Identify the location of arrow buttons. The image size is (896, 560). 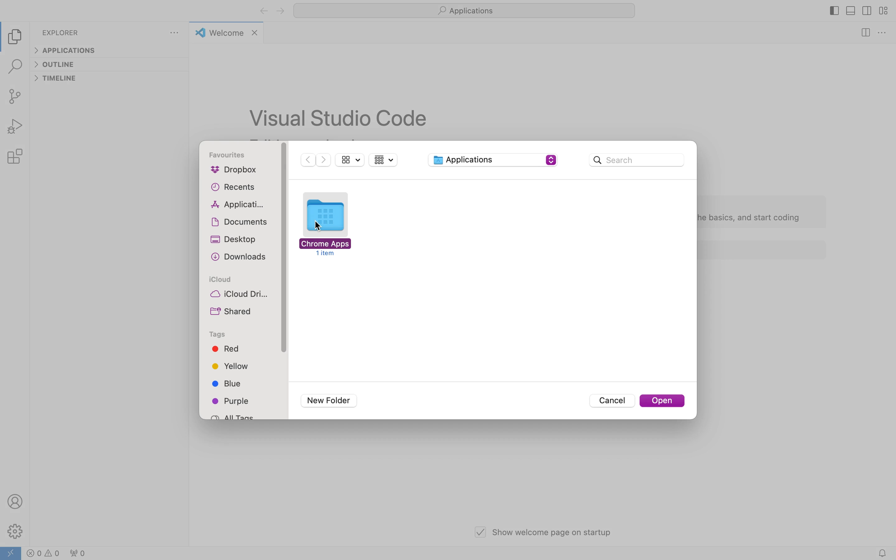
(317, 160).